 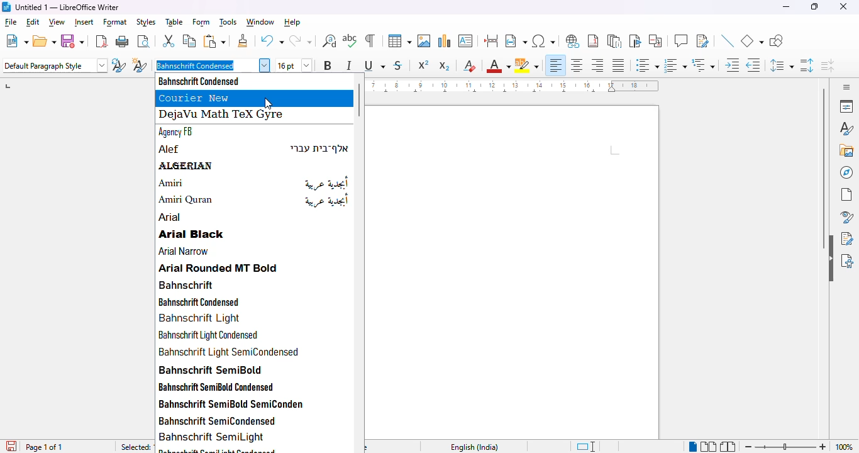 I want to click on basic shapes, so click(x=752, y=40).